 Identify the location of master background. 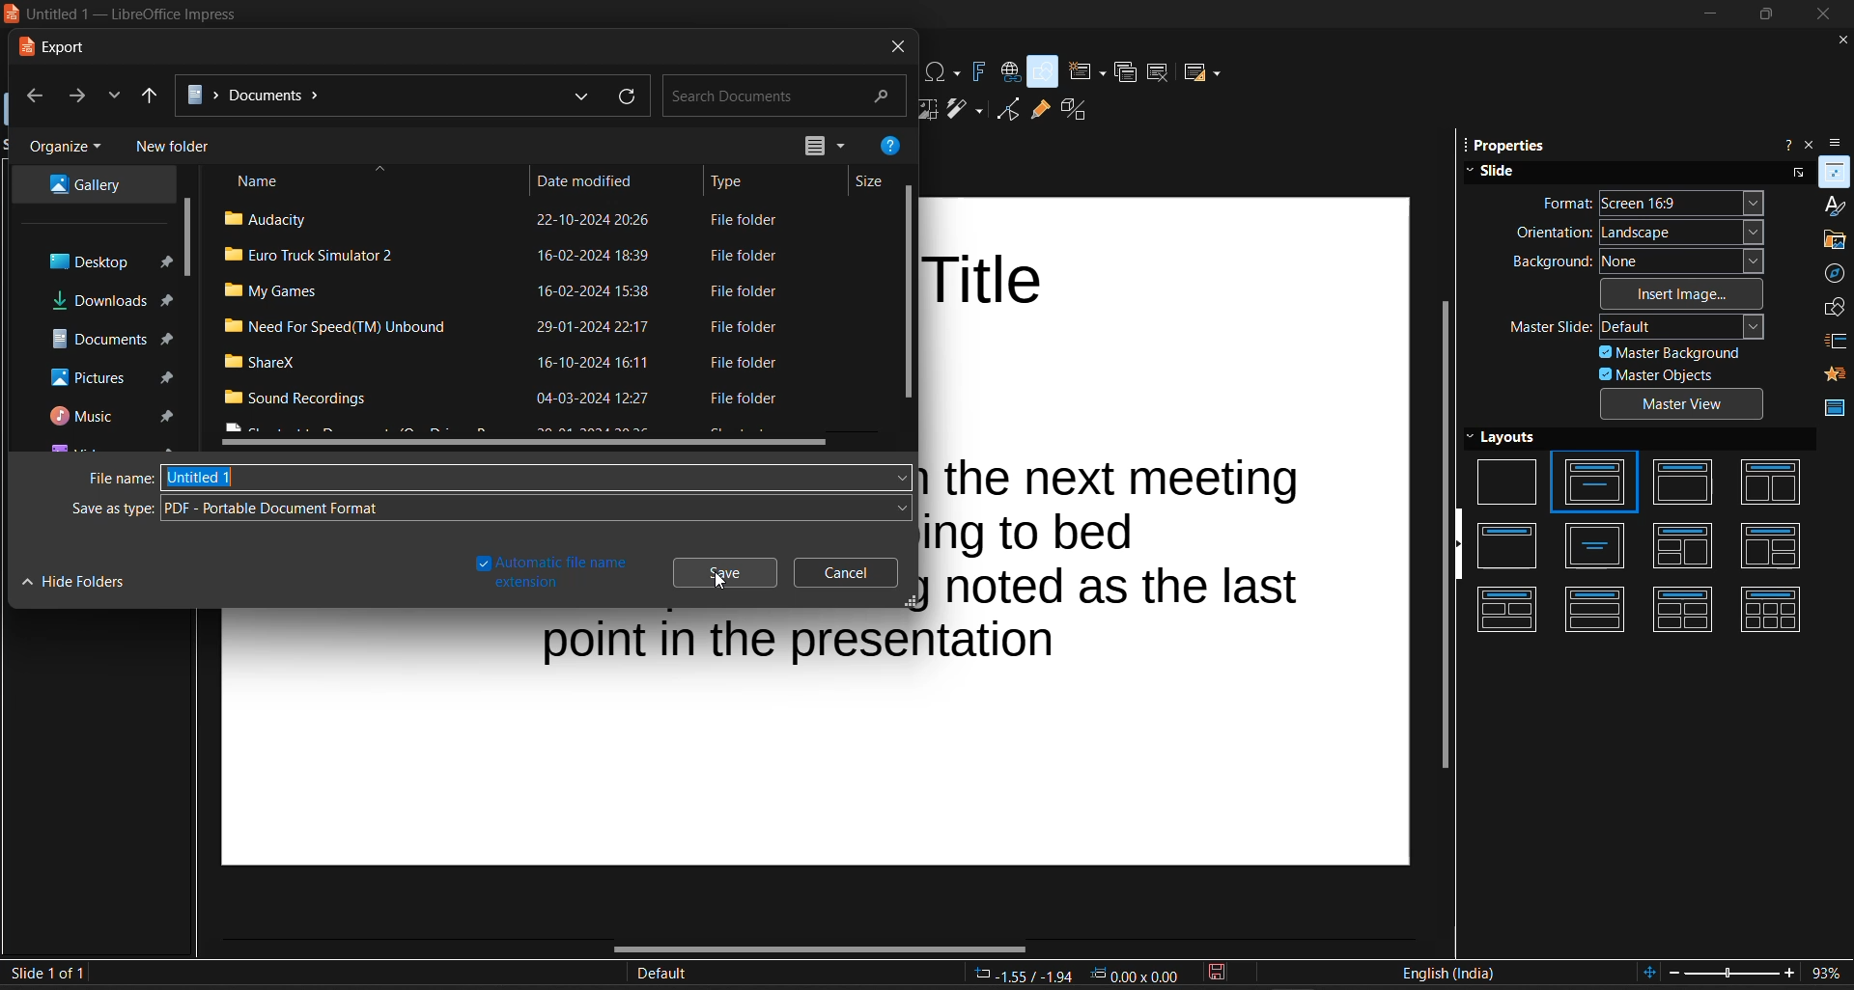
(1669, 352).